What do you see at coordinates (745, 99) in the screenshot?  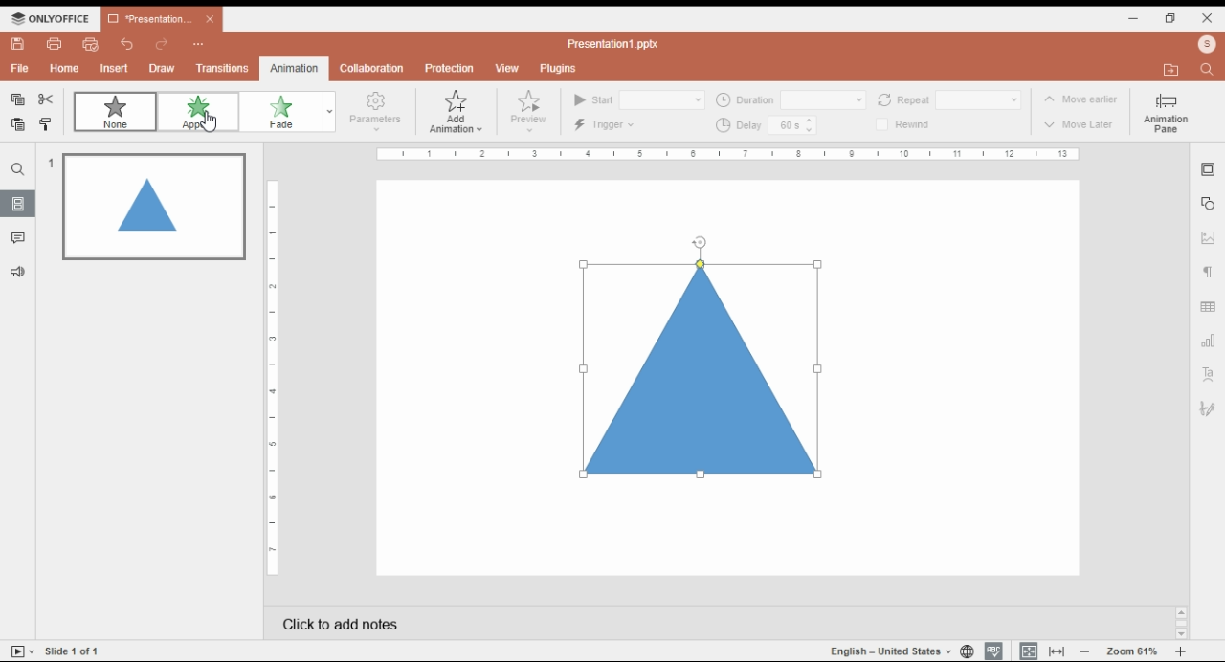 I see `duration` at bounding box center [745, 99].